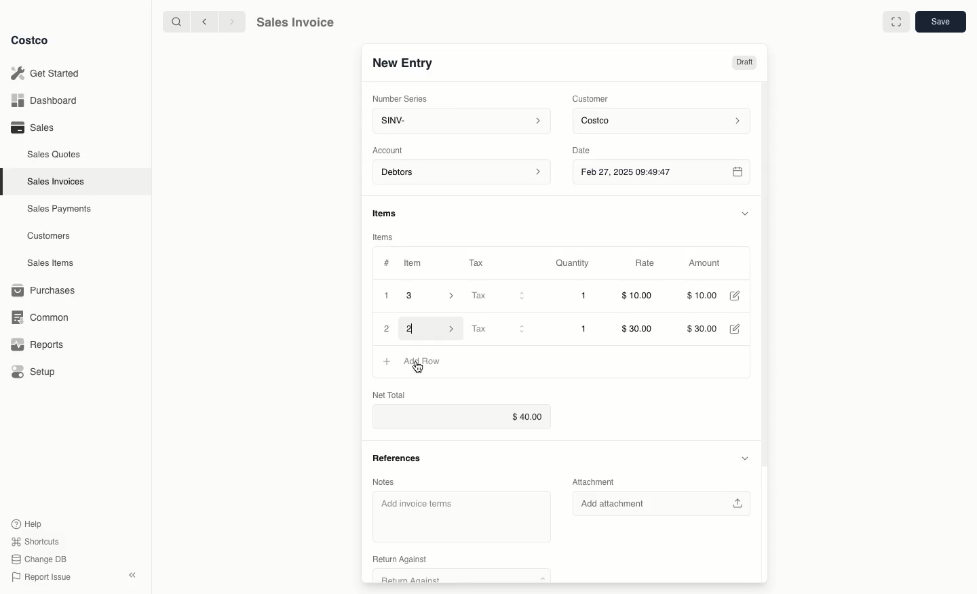  What do you see at coordinates (414, 262) in the screenshot?
I see `Item` at bounding box center [414, 262].